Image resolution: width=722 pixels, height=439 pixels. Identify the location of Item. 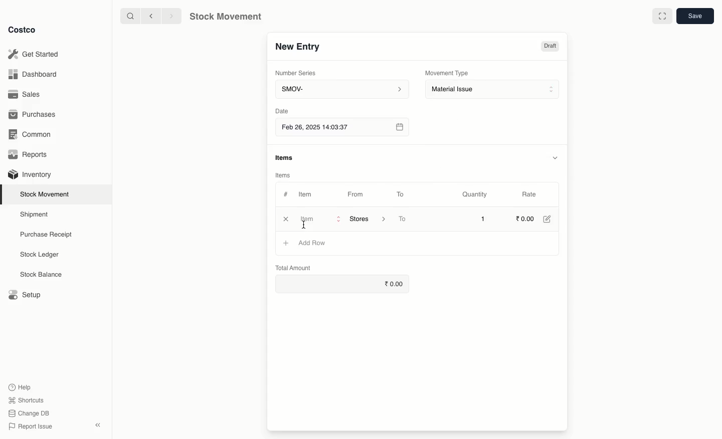
(318, 218).